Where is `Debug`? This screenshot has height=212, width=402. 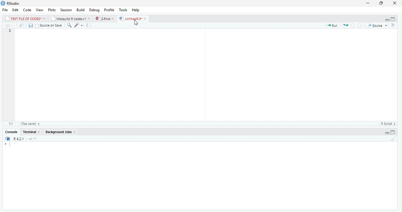 Debug is located at coordinates (94, 10).